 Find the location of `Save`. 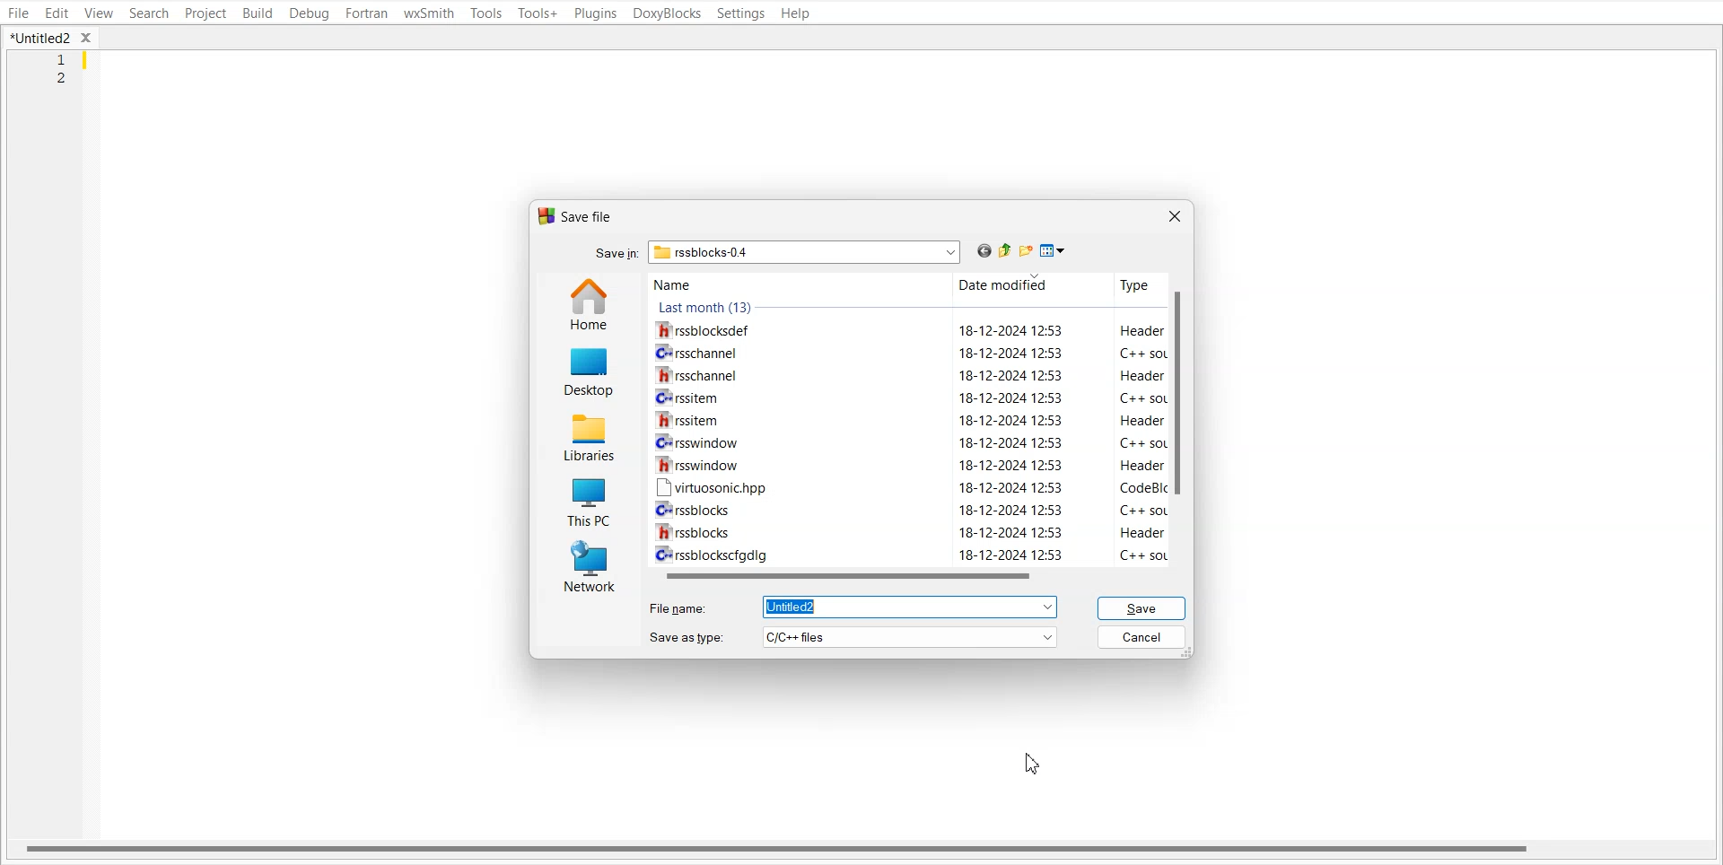

Save is located at coordinates (1141, 607).